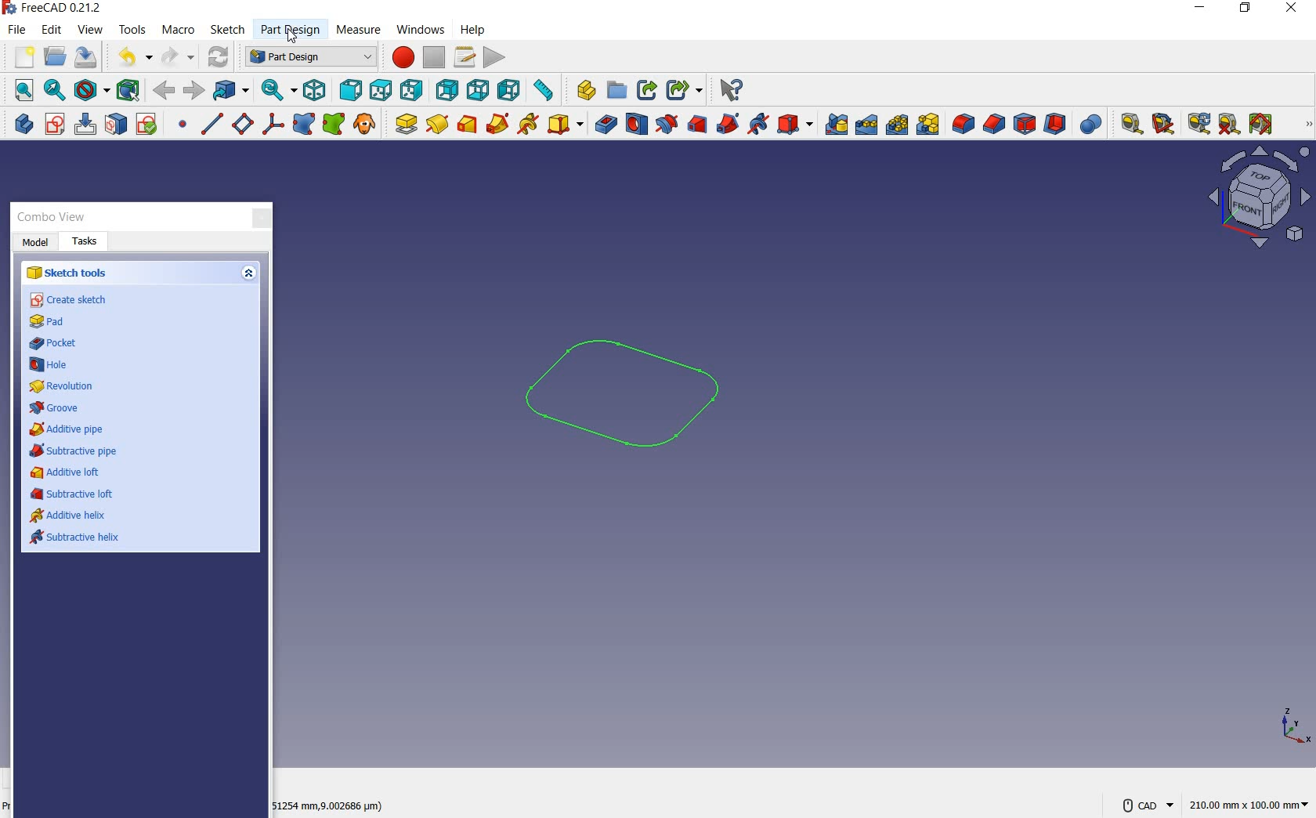  What do you see at coordinates (90, 30) in the screenshot?
I see `view` at bounding box center [90, 30].